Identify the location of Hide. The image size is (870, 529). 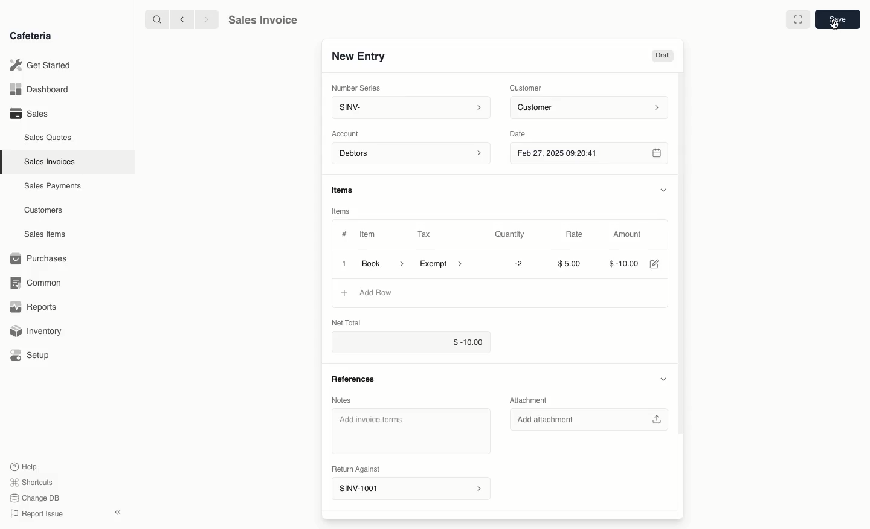
(663, 379).